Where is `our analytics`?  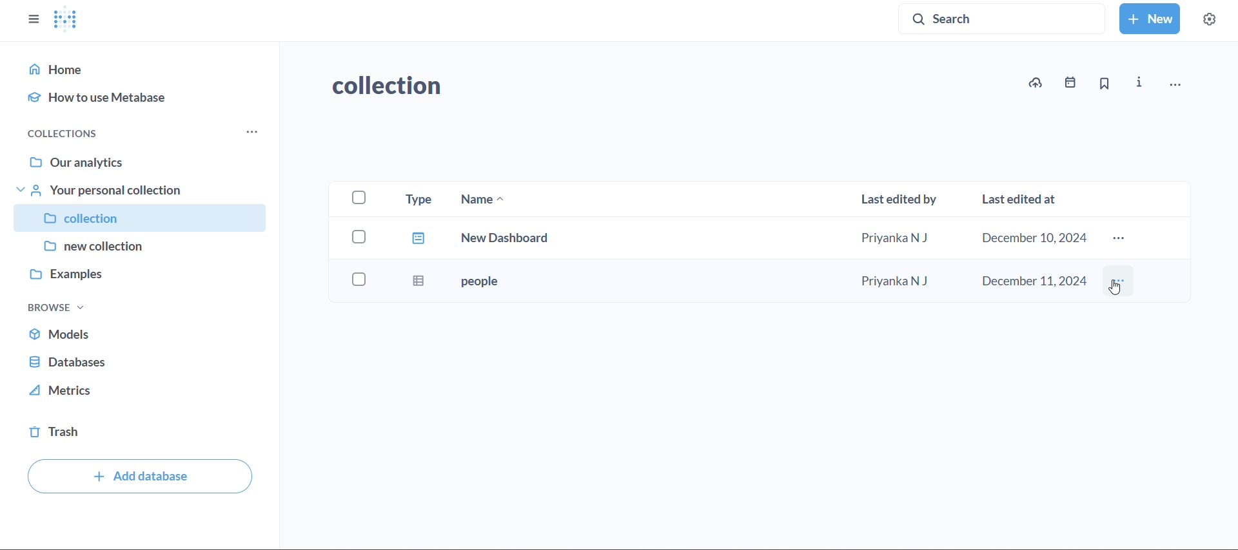
our analytics is located at coordinates (143, 162).